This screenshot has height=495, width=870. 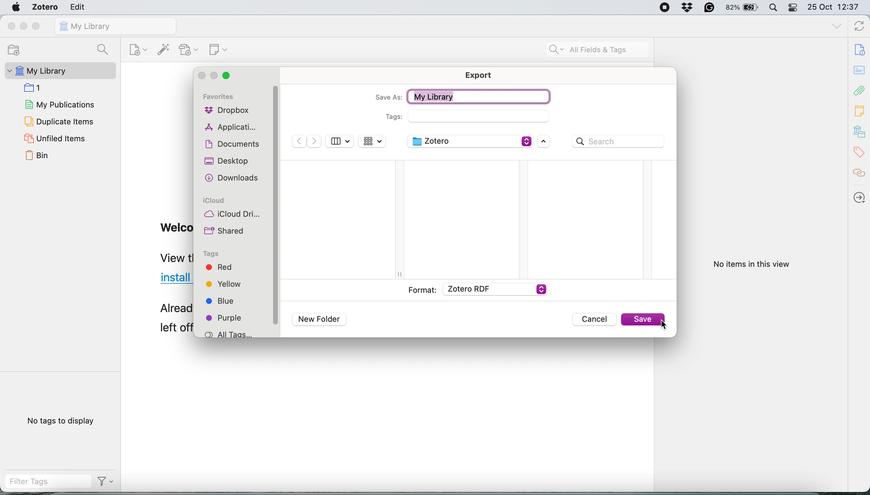 What do you see at coordinates (220, 96) in the screenshot?
I see `Favorites` at bounding box center [220, 96].